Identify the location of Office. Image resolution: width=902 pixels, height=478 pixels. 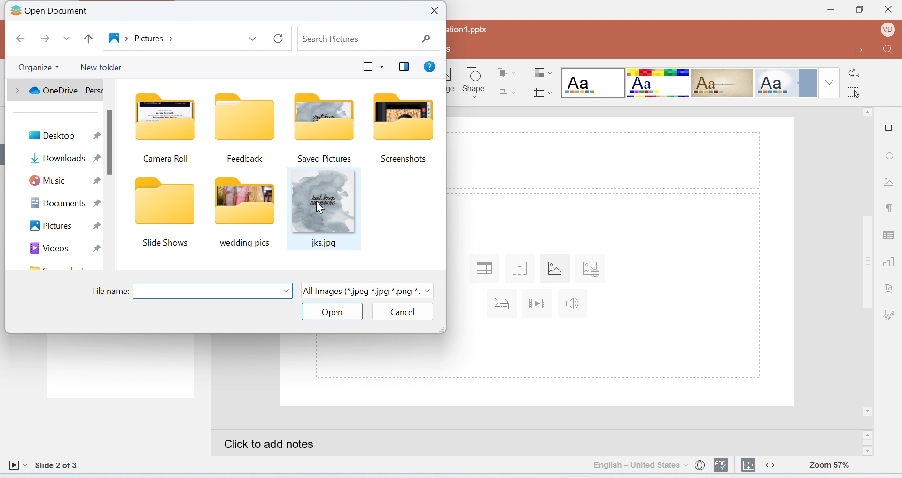
(785, 83).